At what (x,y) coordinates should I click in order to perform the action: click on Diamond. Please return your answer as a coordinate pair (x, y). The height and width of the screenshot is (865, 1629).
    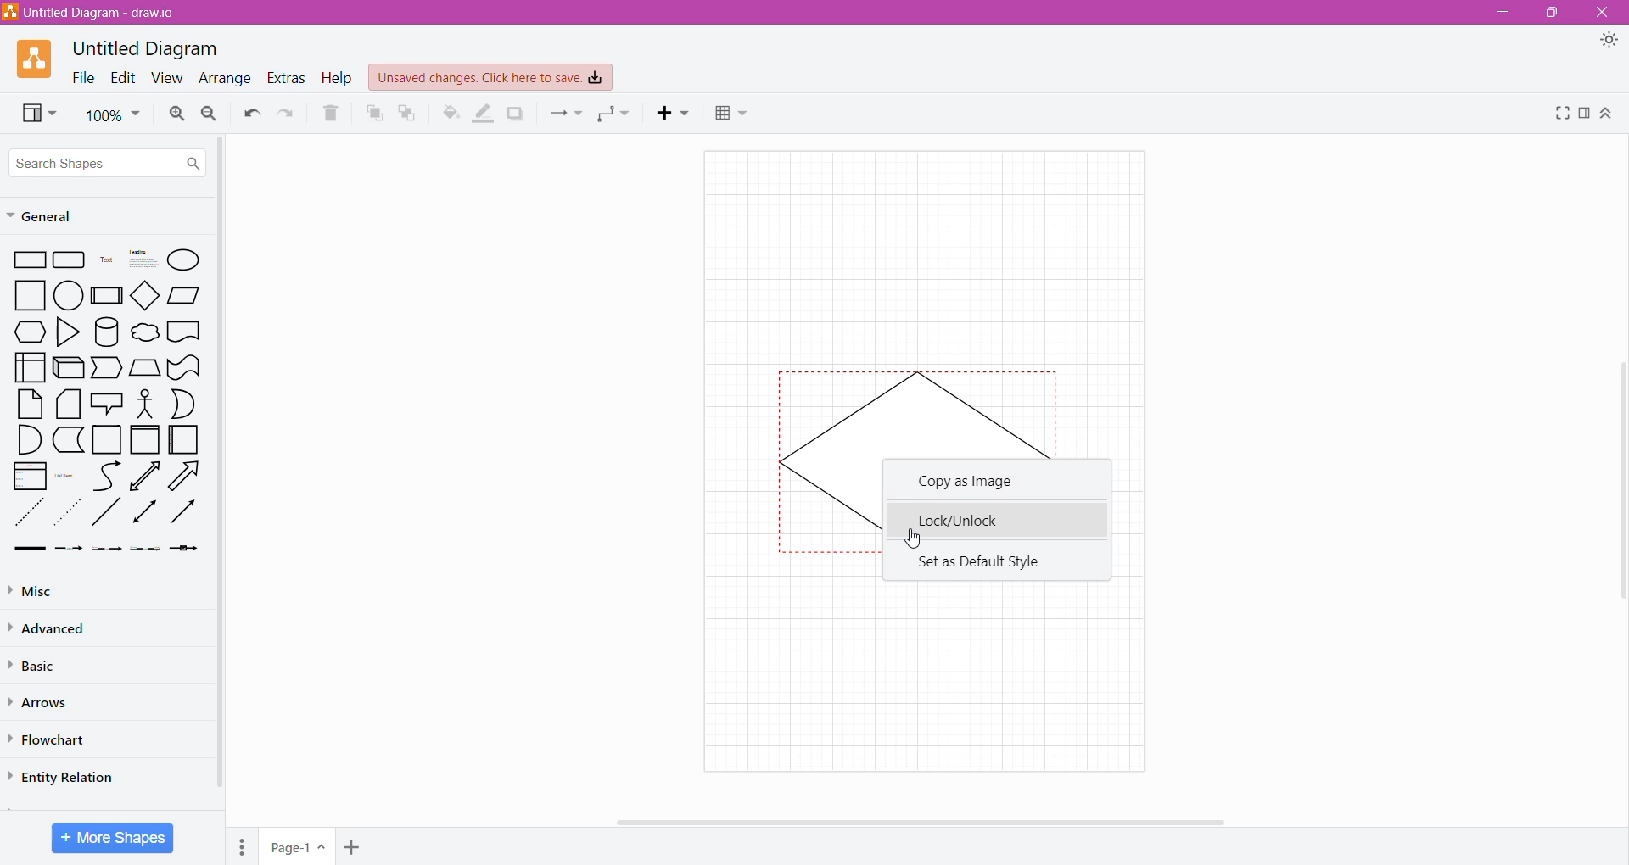
    Looking at the image, I should click on (147, 297).